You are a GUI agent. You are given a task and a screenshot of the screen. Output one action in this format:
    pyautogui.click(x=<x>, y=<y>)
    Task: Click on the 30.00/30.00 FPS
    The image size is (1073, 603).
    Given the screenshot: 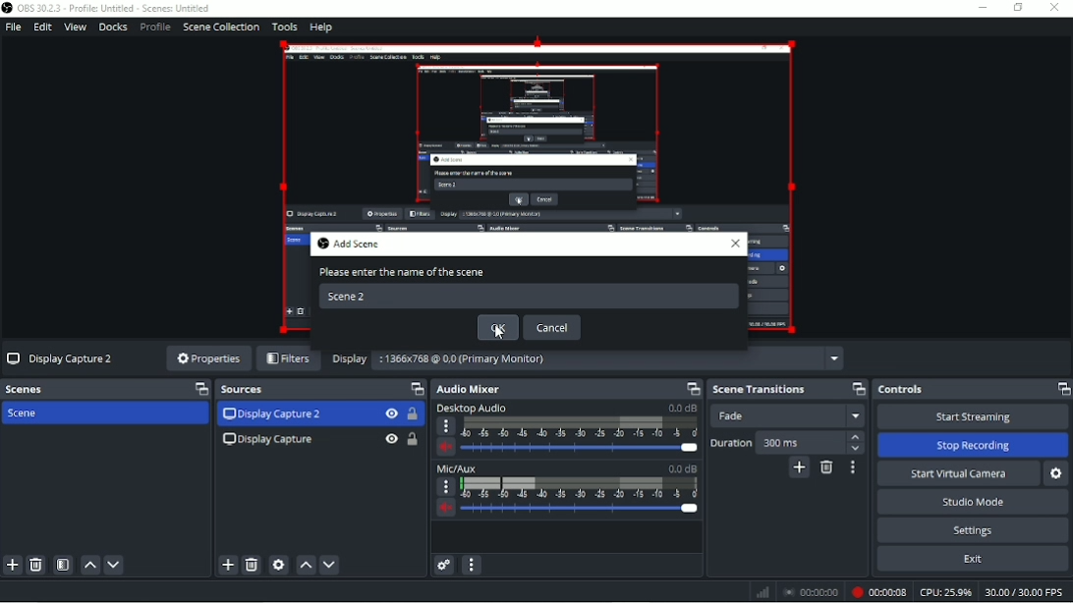 What is the action you would take?
    pyautogui.click(x=1026, y=593)
    